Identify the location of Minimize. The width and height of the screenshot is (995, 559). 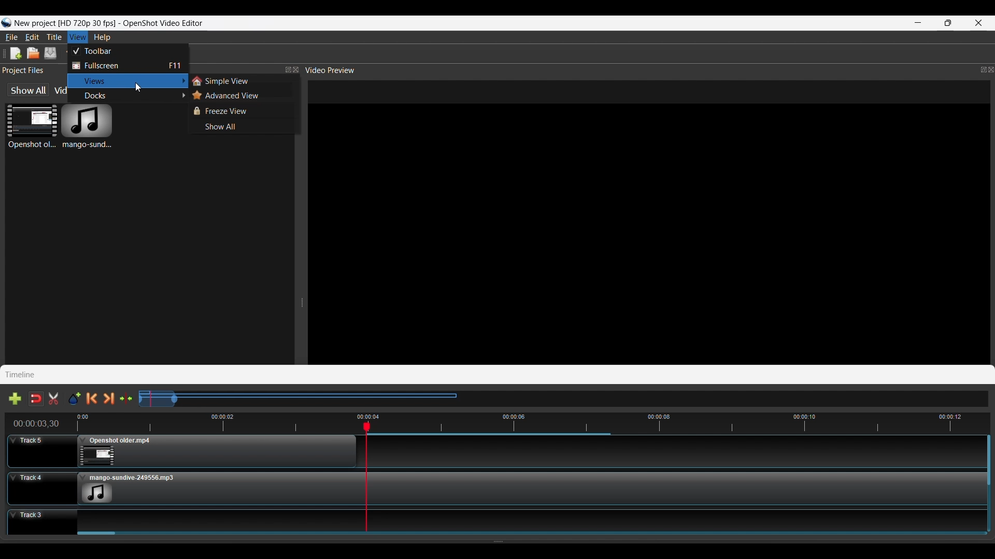
(918, 23).